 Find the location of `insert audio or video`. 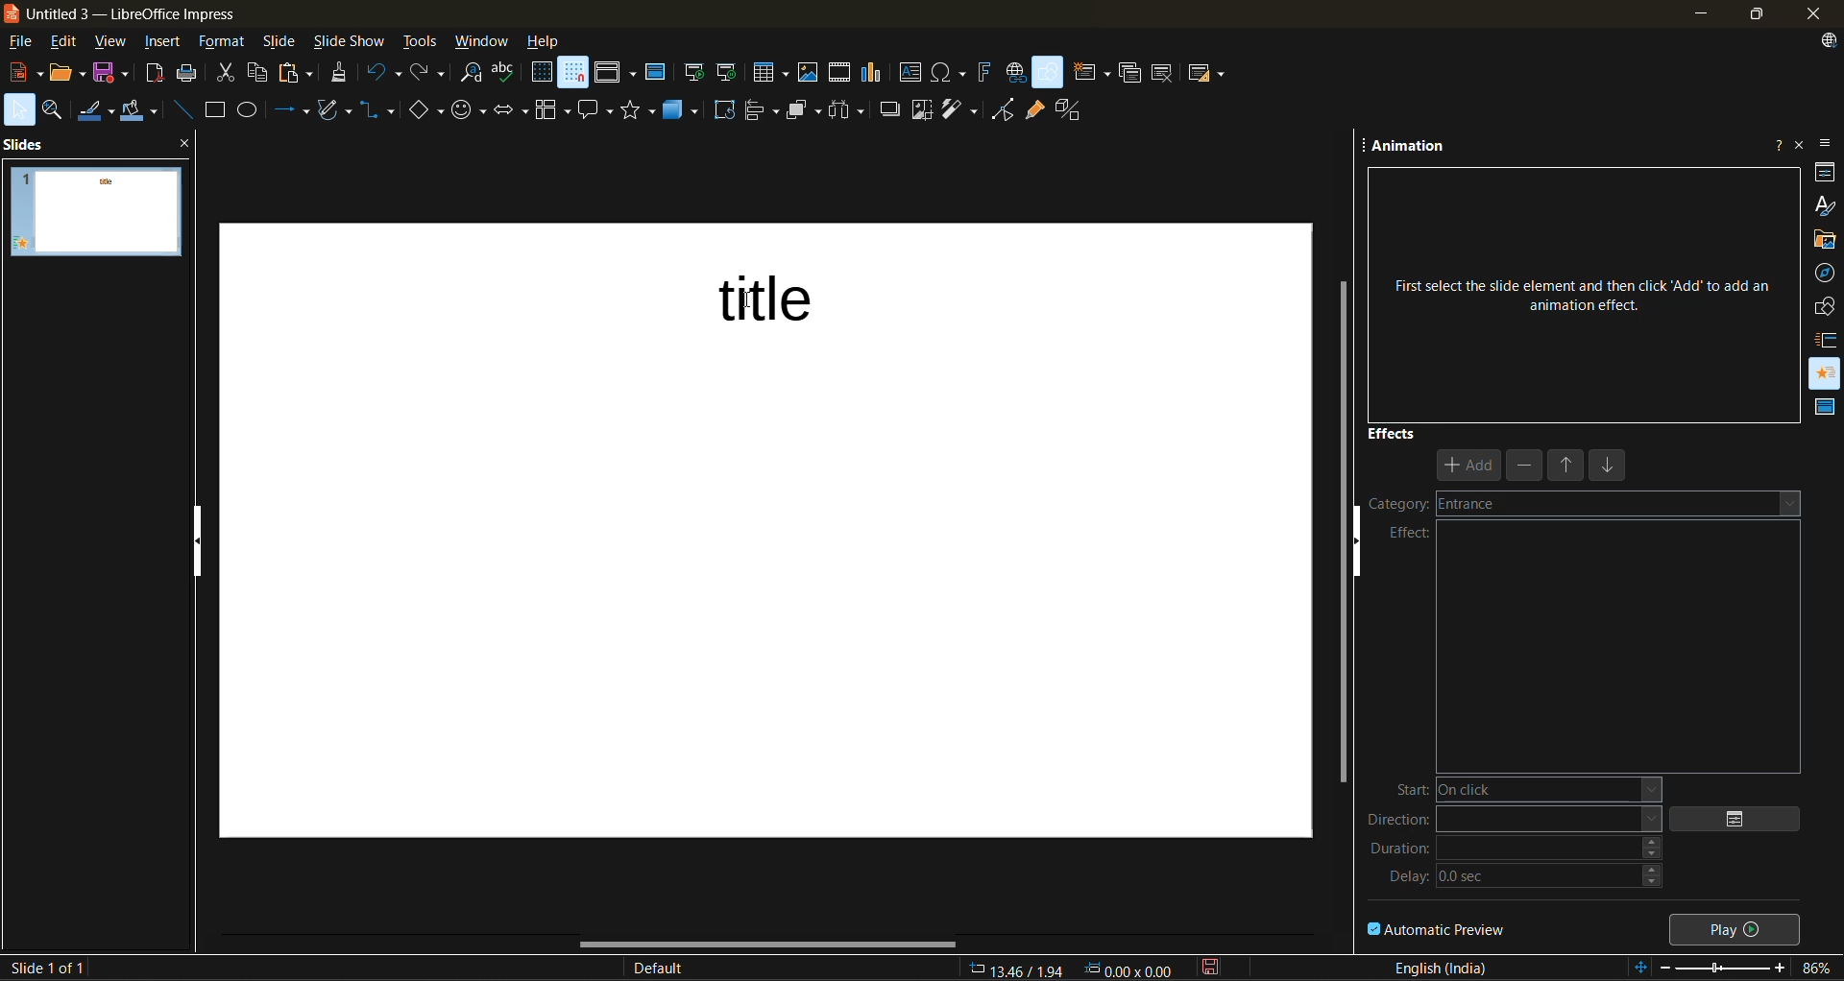

insert audio or video is located at coordinates (840, 74).